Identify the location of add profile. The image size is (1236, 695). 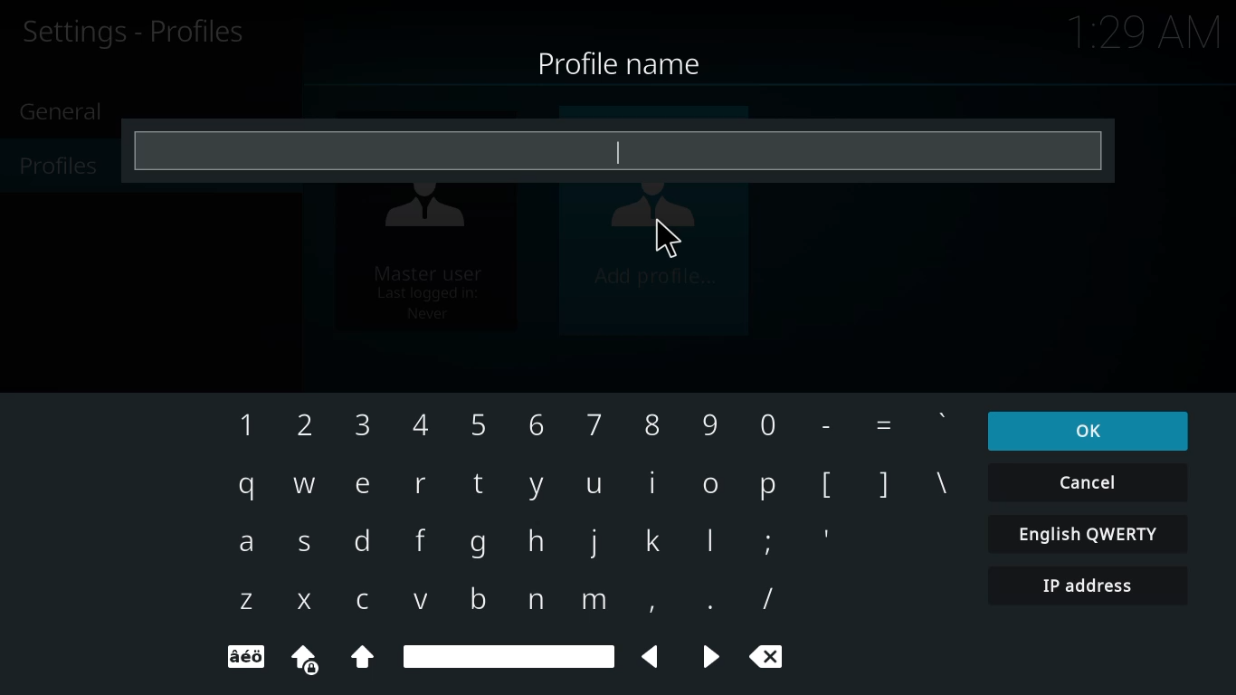
(657, 240).